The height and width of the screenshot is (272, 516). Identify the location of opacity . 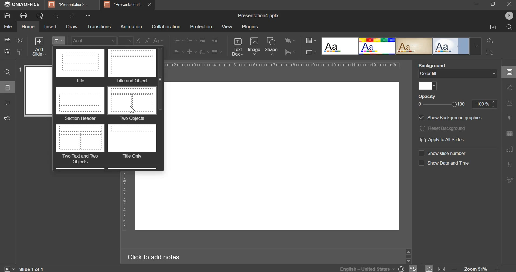
(485, 104).